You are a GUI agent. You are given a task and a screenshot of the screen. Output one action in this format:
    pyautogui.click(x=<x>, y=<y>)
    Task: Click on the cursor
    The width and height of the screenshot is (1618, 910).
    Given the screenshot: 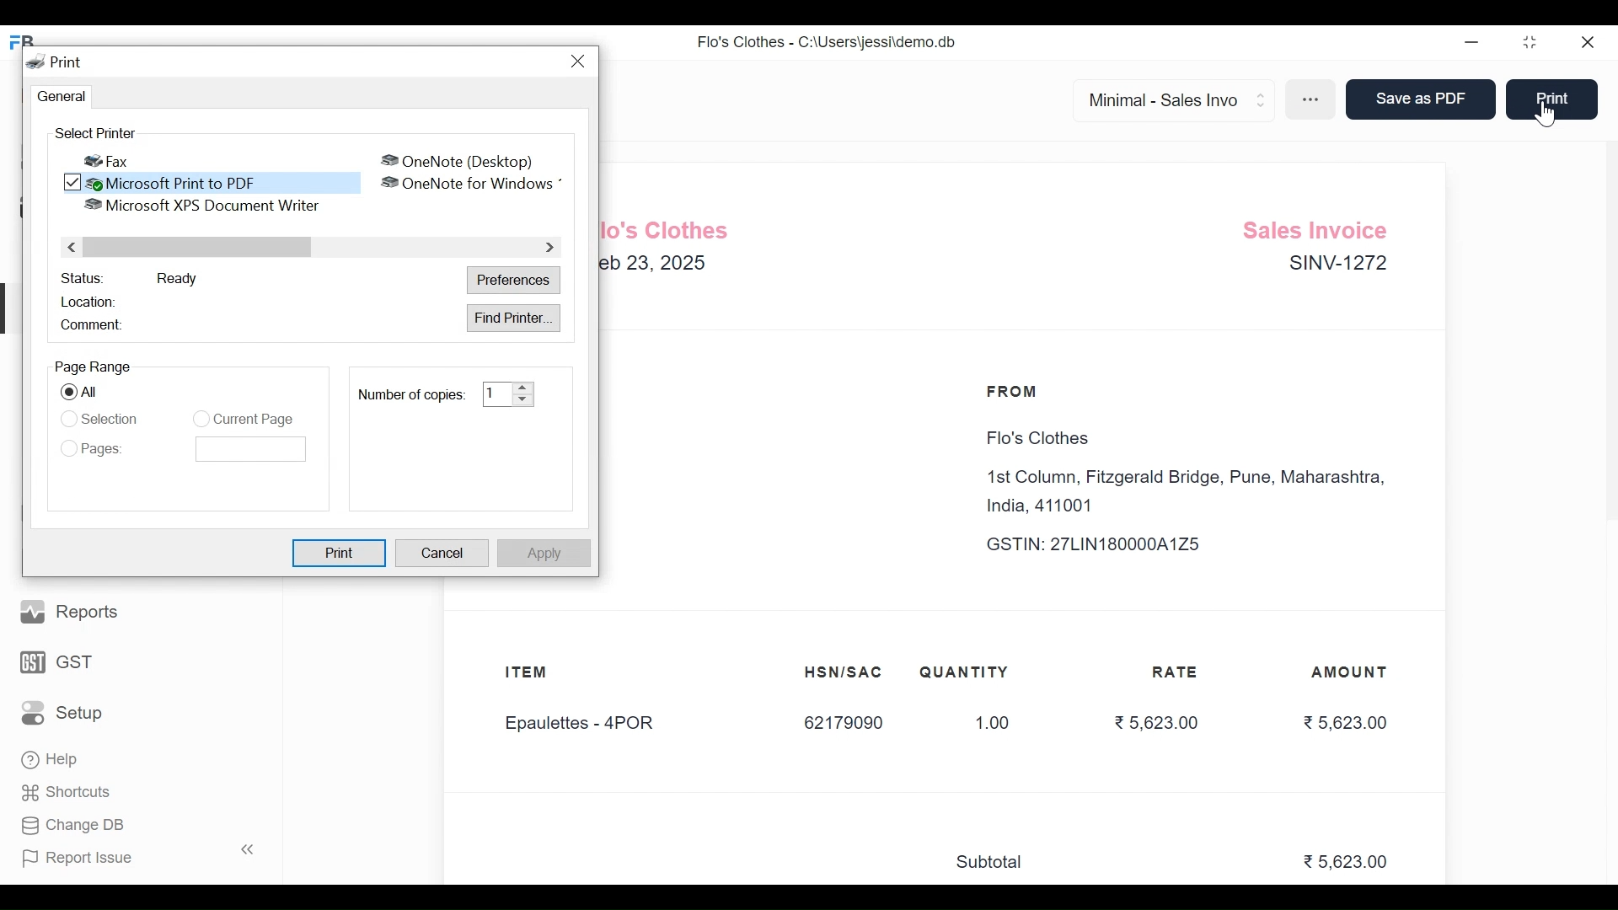 What is the action you would take?
    pyautogui.click(x=1547, y=115)
    